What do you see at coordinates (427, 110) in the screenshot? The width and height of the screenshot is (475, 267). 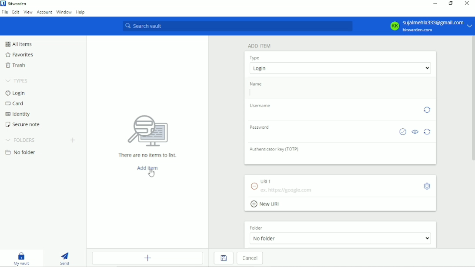 I see `Generate username` at bounding box center [427, 110].